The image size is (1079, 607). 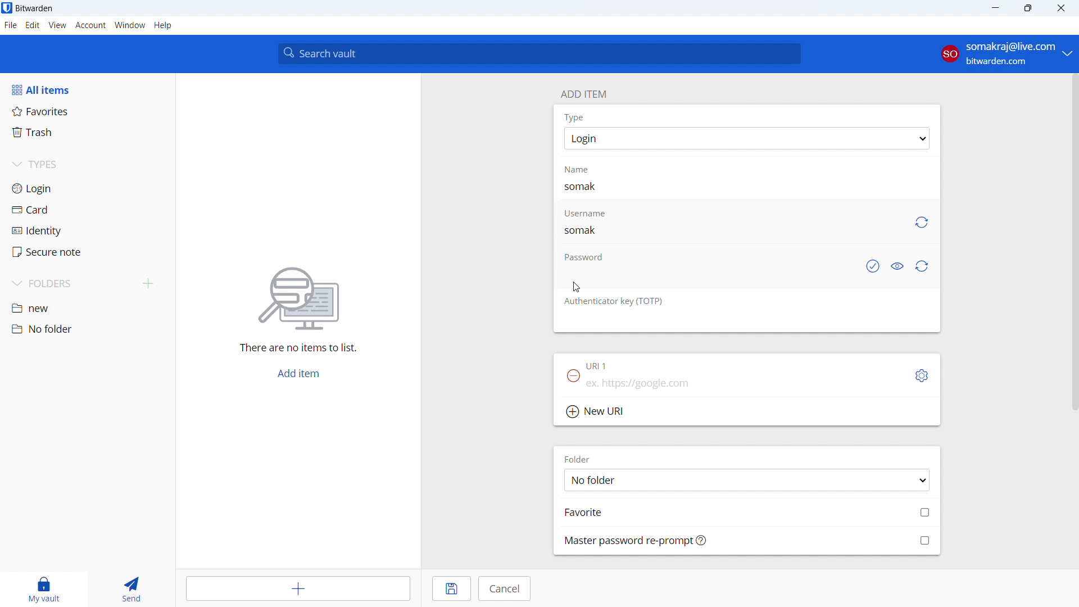 What do you see at coordinates (298, 374) in the screenshot?
I see `add item` at bounding box center [298, 374].